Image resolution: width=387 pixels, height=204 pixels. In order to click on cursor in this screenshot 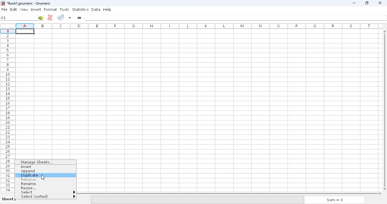, I will do `click(42, 177)`.